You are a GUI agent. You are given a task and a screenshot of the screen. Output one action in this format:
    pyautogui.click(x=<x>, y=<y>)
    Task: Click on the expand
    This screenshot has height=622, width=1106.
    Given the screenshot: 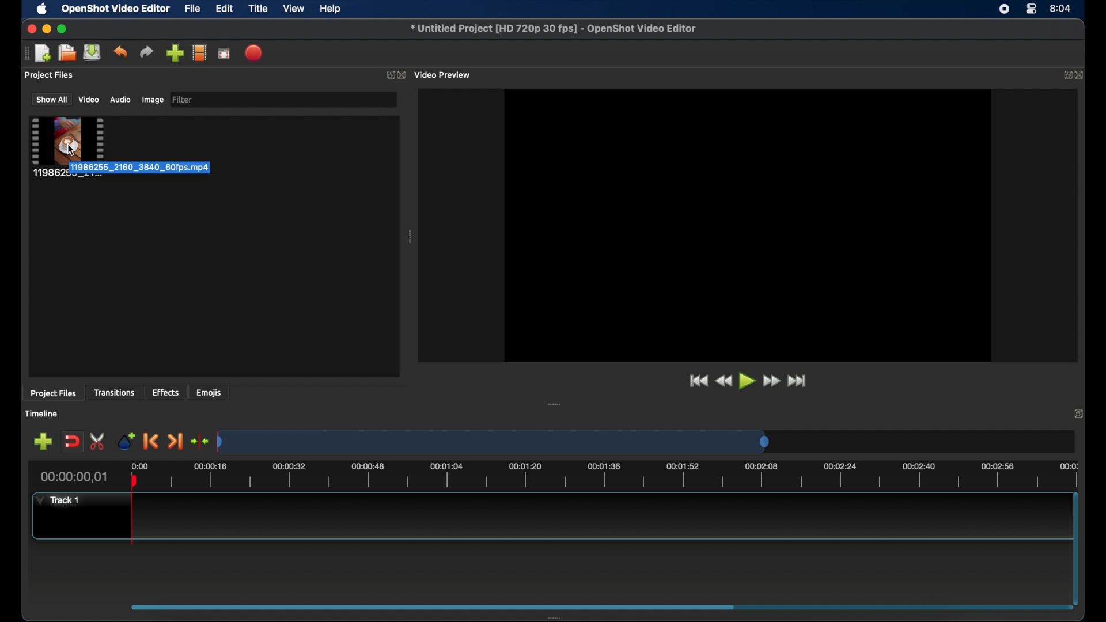 What is the action you would take?
    pyautogui.click(x=389, y=75)
    